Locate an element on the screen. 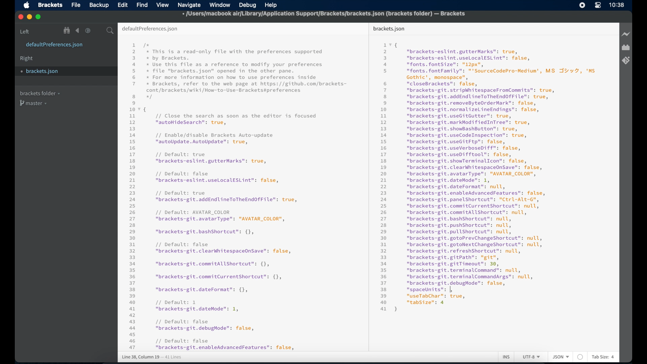 This screenshot has height=364, width=647. navigate forward is located at coordinates (88, 31).